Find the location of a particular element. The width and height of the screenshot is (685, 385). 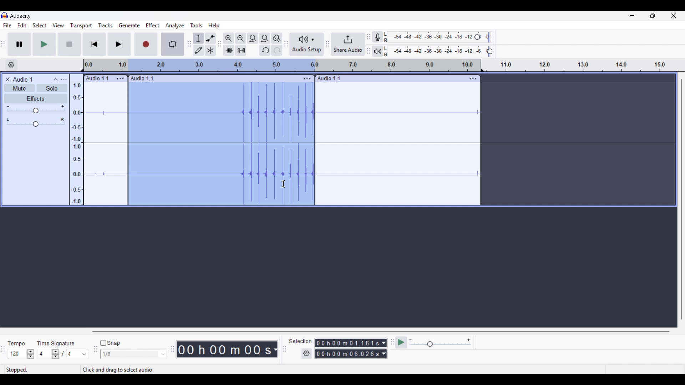

Pan to right is located at coordinates (62, 119).